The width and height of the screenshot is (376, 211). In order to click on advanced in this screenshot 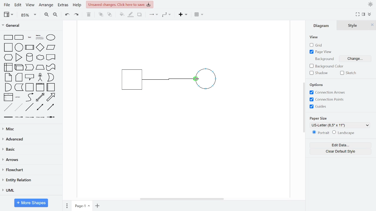, I will do `click(30, 139)`.